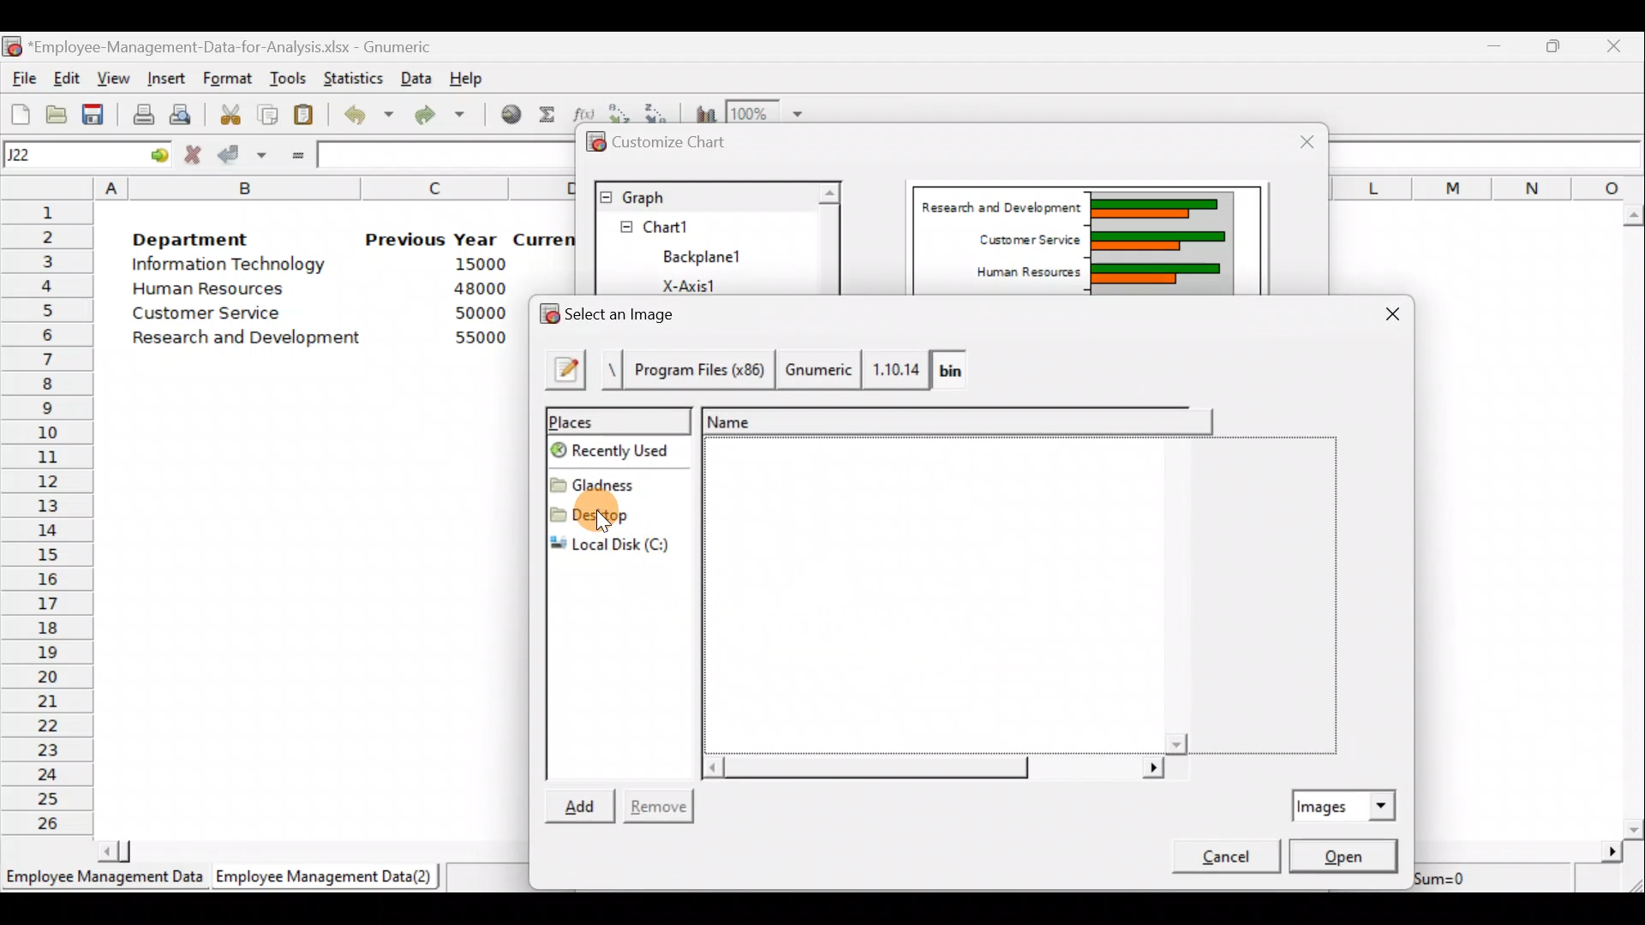  What do you see at coordinates (1387, 315) in the screenshot?
I see `Close` at bounding box center [1387, 315].